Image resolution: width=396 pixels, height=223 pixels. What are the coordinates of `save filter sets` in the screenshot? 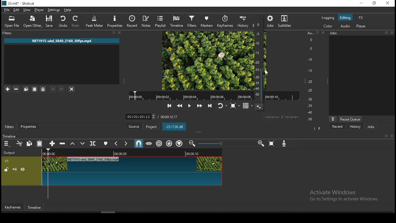 It's located at (44, 90).